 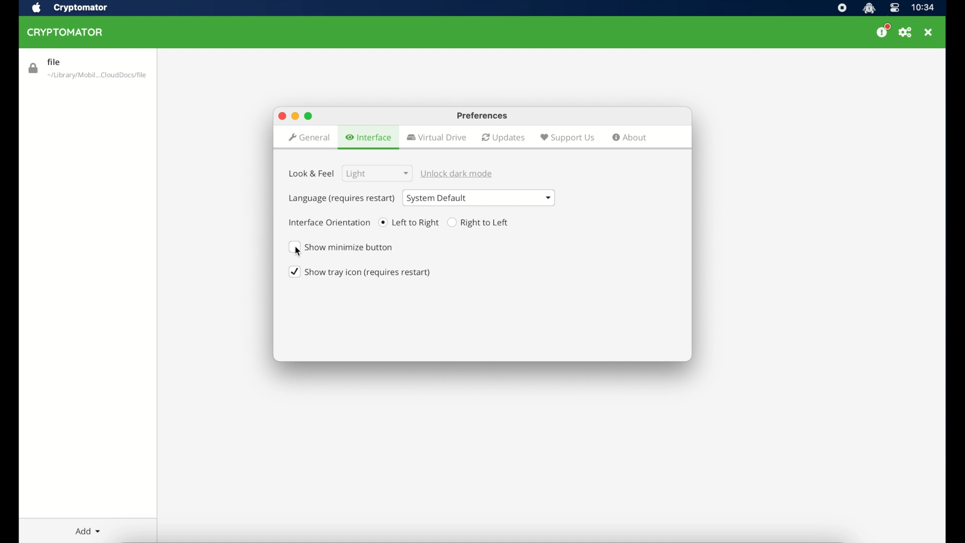 I want to click on cryptomator icon, so click(x=869, y=8).